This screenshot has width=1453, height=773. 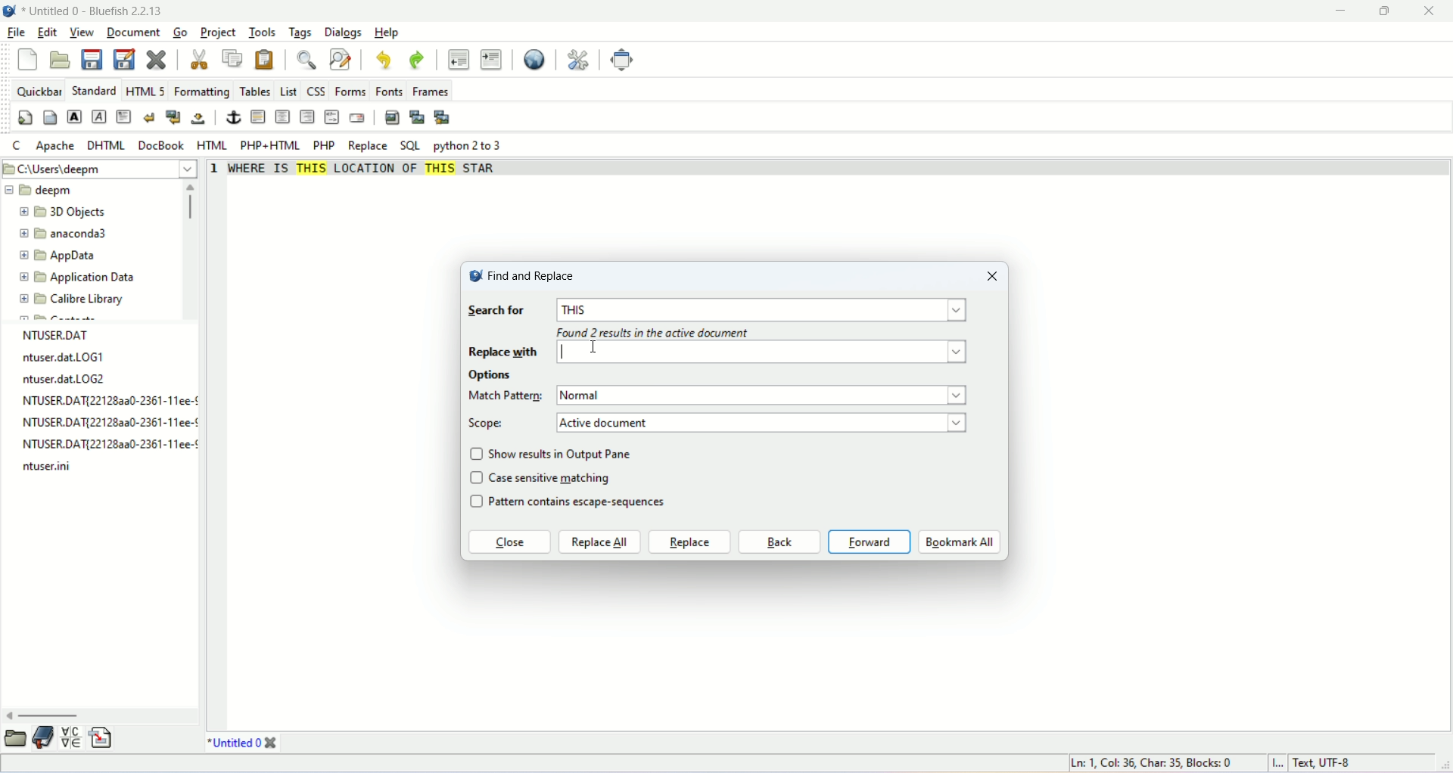 What do you see at coordinates (214, 145) in the screenshot?
I see `HTML` at bounding box center [214, 145].